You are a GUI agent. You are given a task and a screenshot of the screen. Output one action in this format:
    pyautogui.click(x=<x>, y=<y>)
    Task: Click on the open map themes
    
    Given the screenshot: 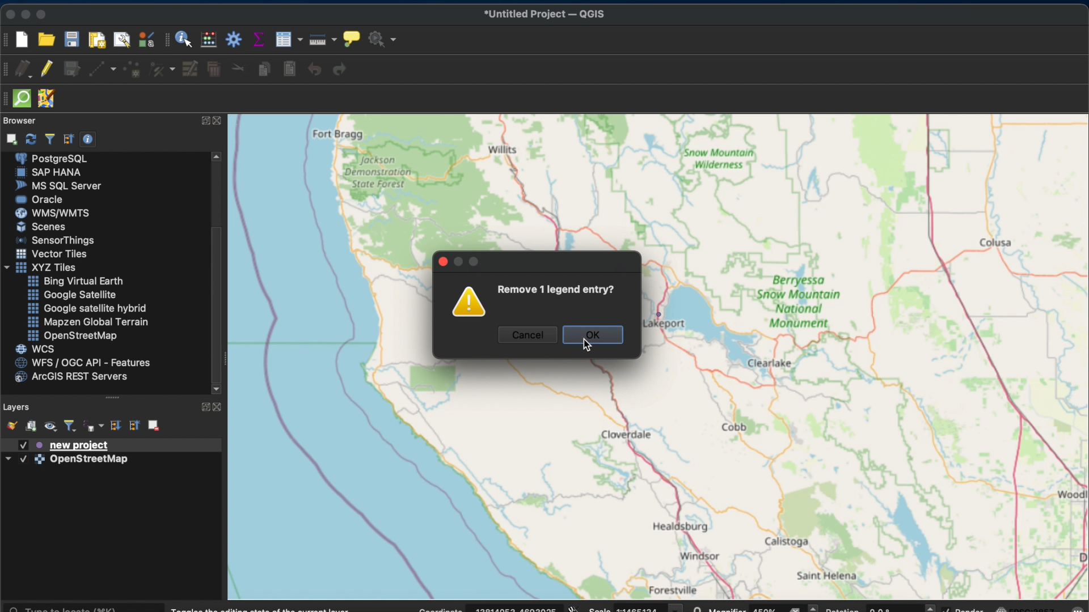 What is the action you would take?
    pyautogui.click(x=50, y=427)
    